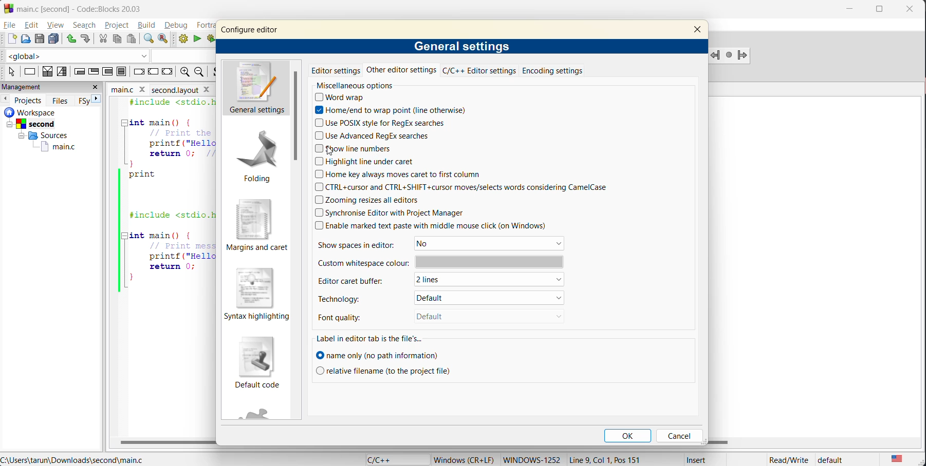 The image size is (926, 466). I want to click on continue instruction, so click(154, 71).